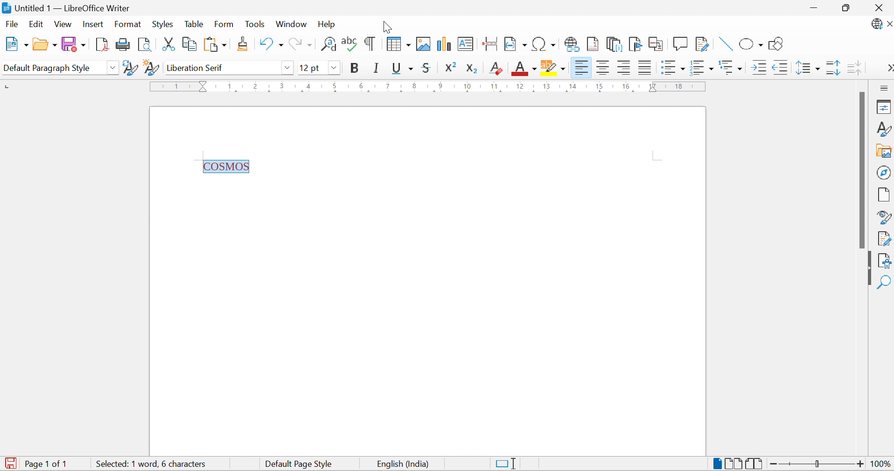 The width and height of the screenshot is (894, 471). Describe the element at coordinates (402, 69) in the screenshot. I see `Underline` at that location.